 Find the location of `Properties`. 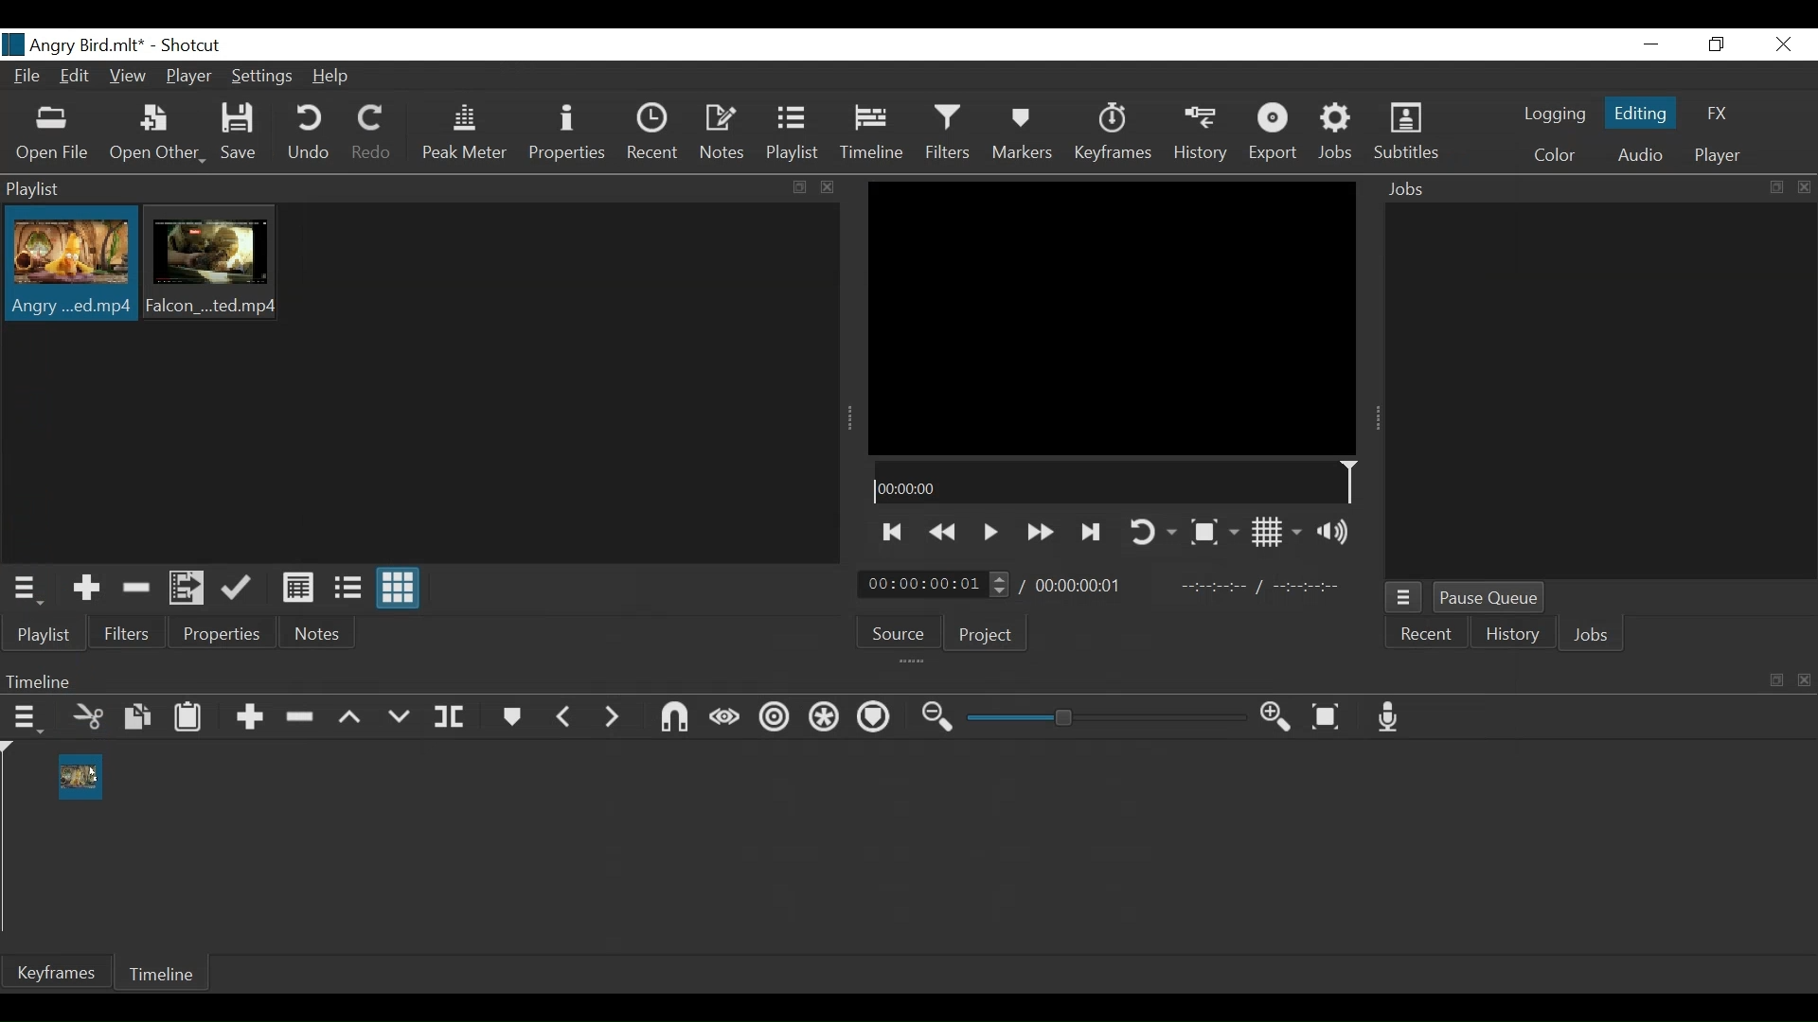

Properties is located at coordinates (220, 633).